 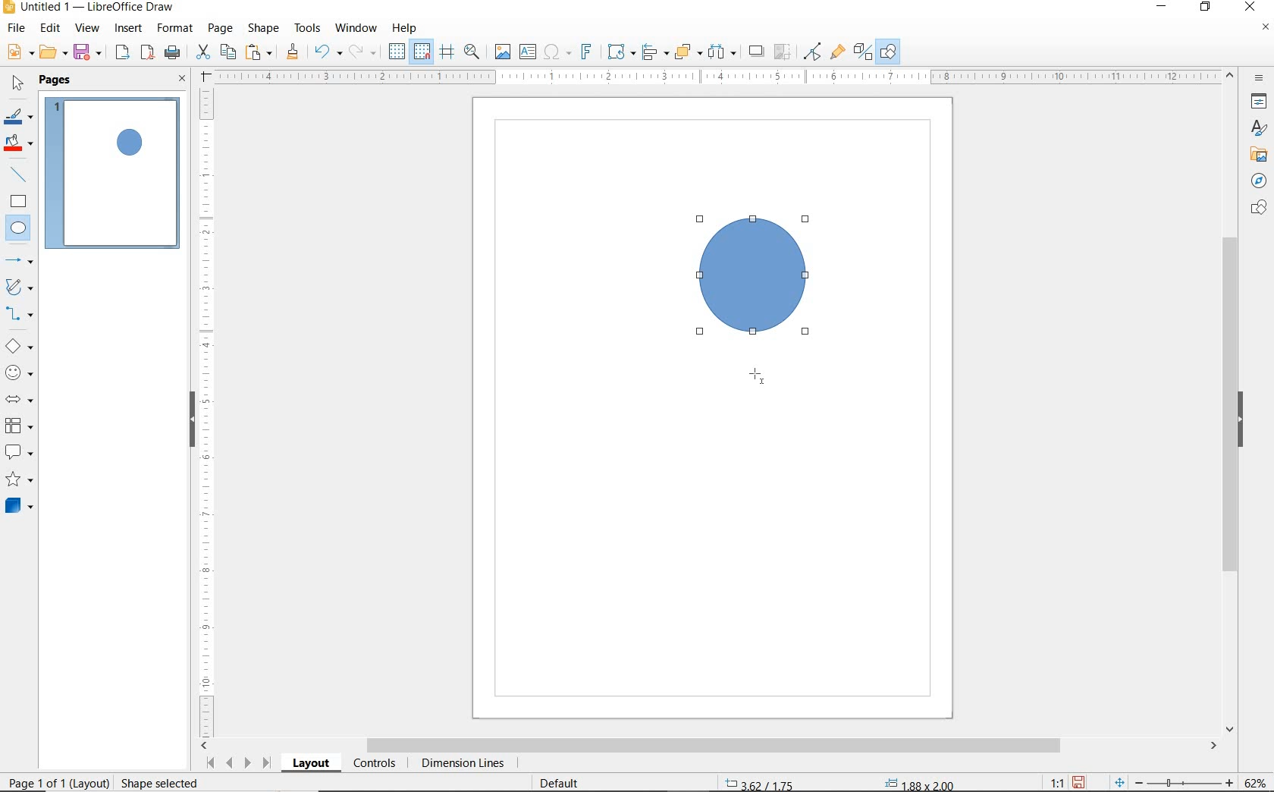 I want to click on SIDEBAR SETTINGS, so click(x=1260, y=79).